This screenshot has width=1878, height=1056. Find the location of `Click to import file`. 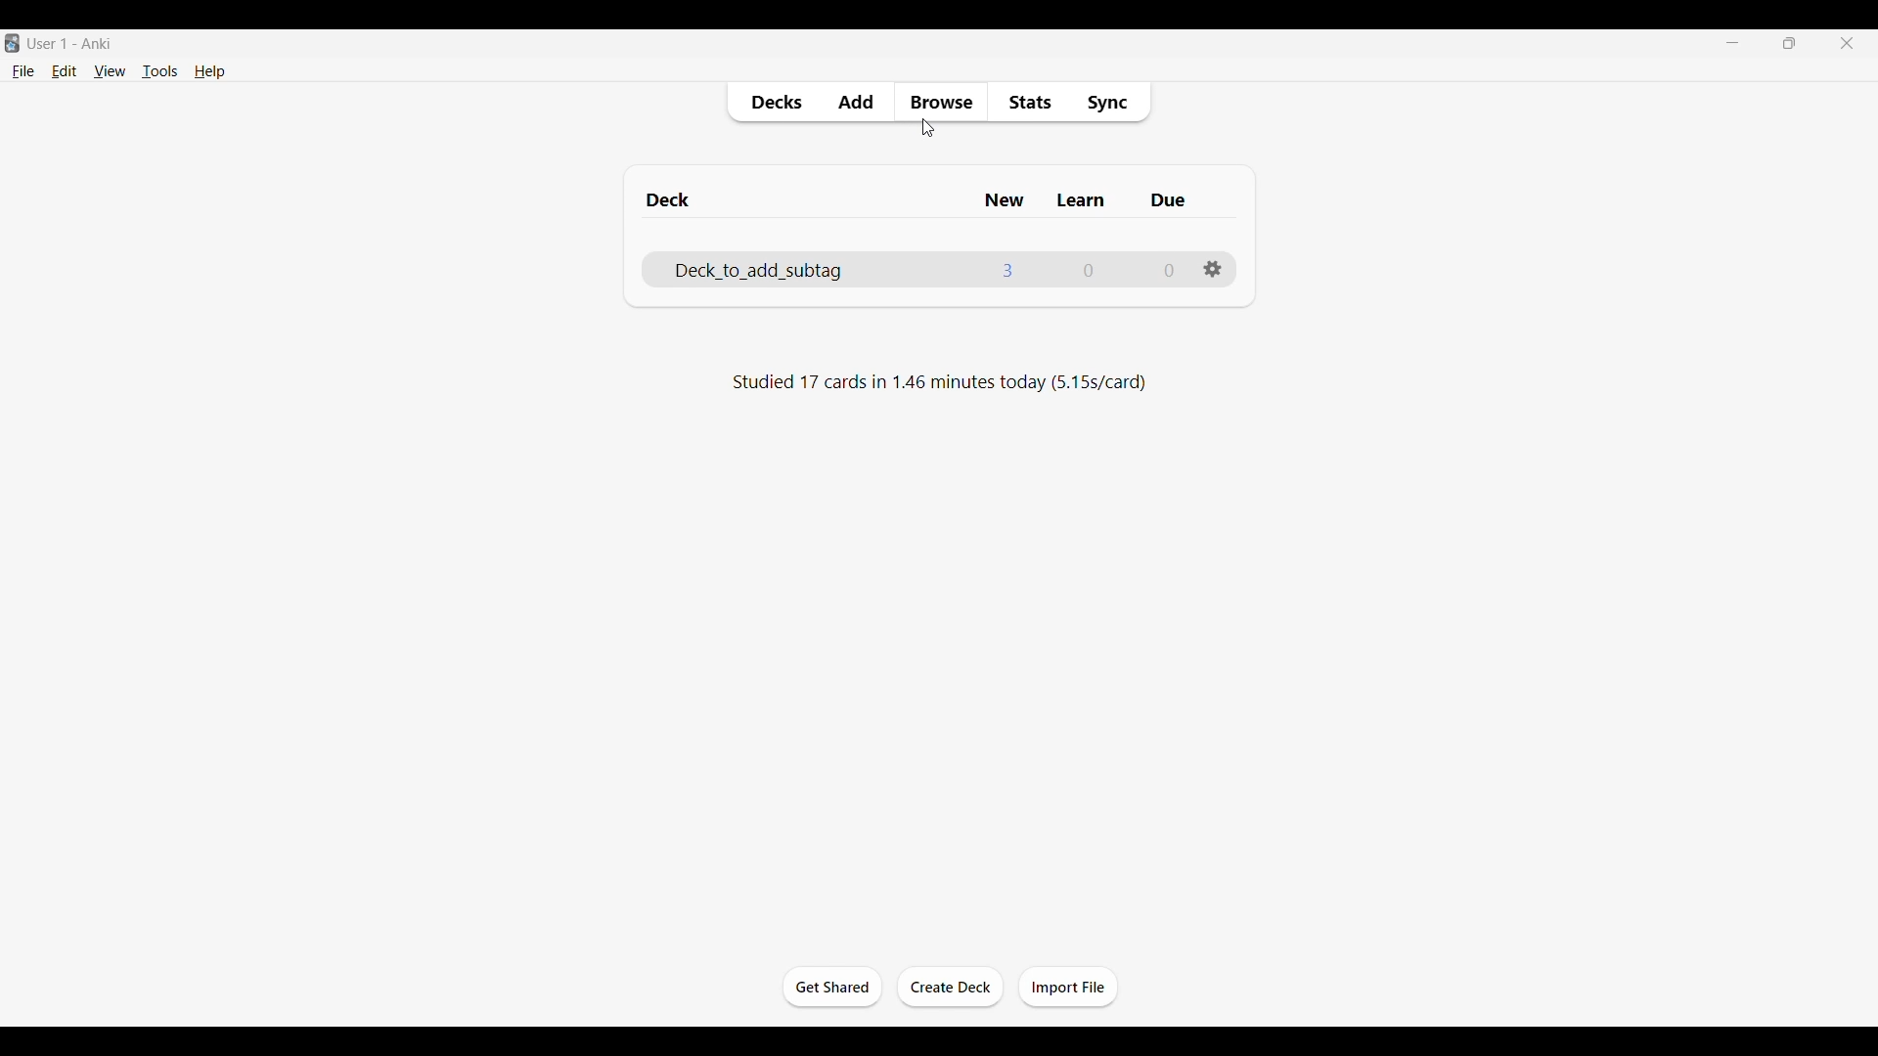

Click to import file is located at coordinates (1069, 988).